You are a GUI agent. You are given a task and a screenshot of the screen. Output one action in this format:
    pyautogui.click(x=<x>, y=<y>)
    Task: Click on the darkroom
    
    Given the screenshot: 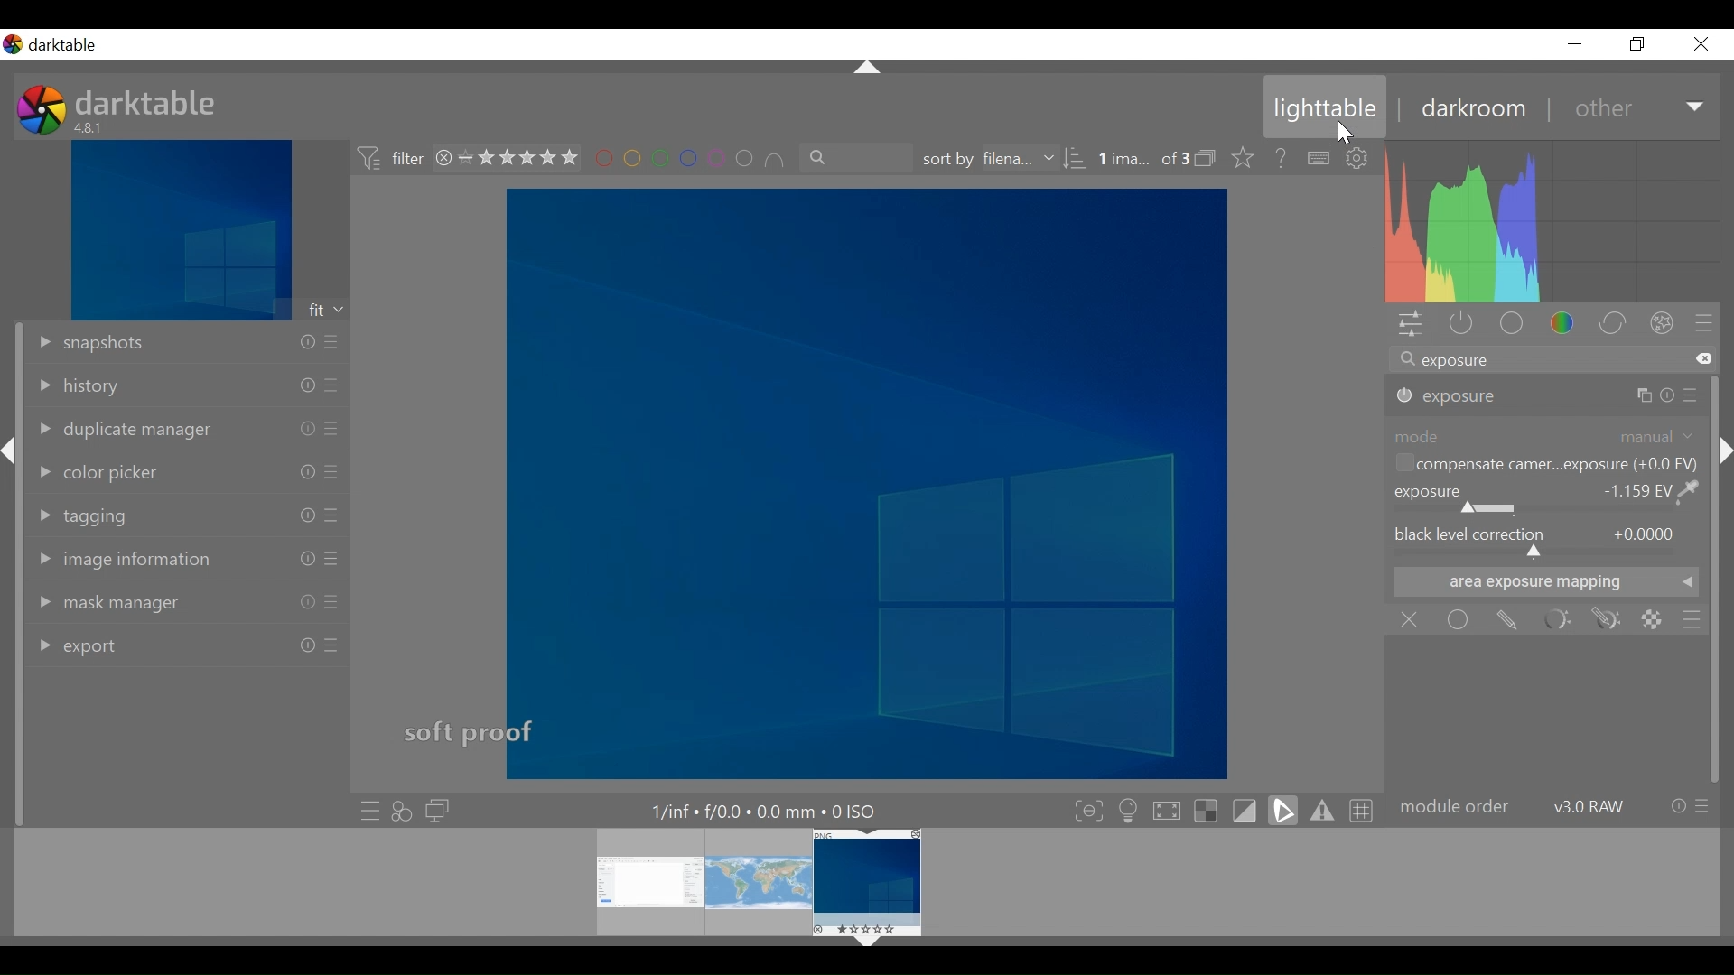 What is the action you would take?
    pyautogui.click(x=1466, y=111)
    